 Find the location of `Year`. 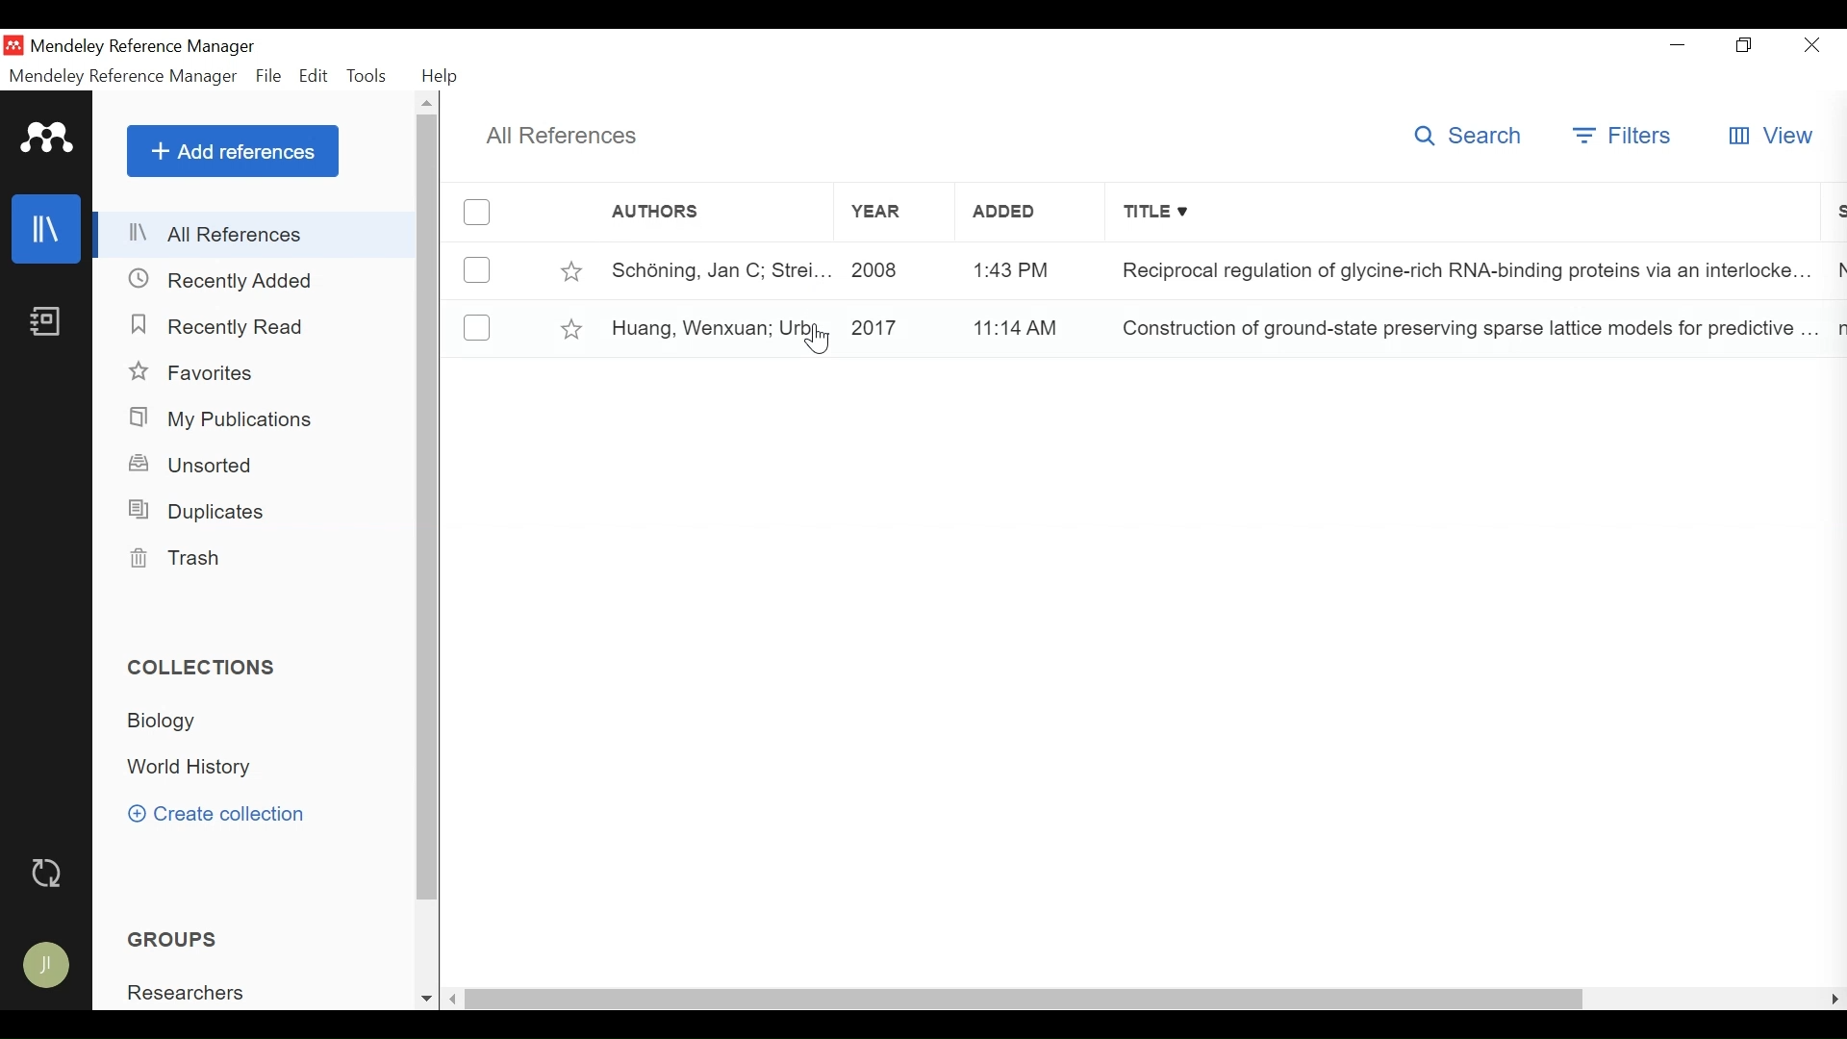

Year is located at coordinates (888, 212).